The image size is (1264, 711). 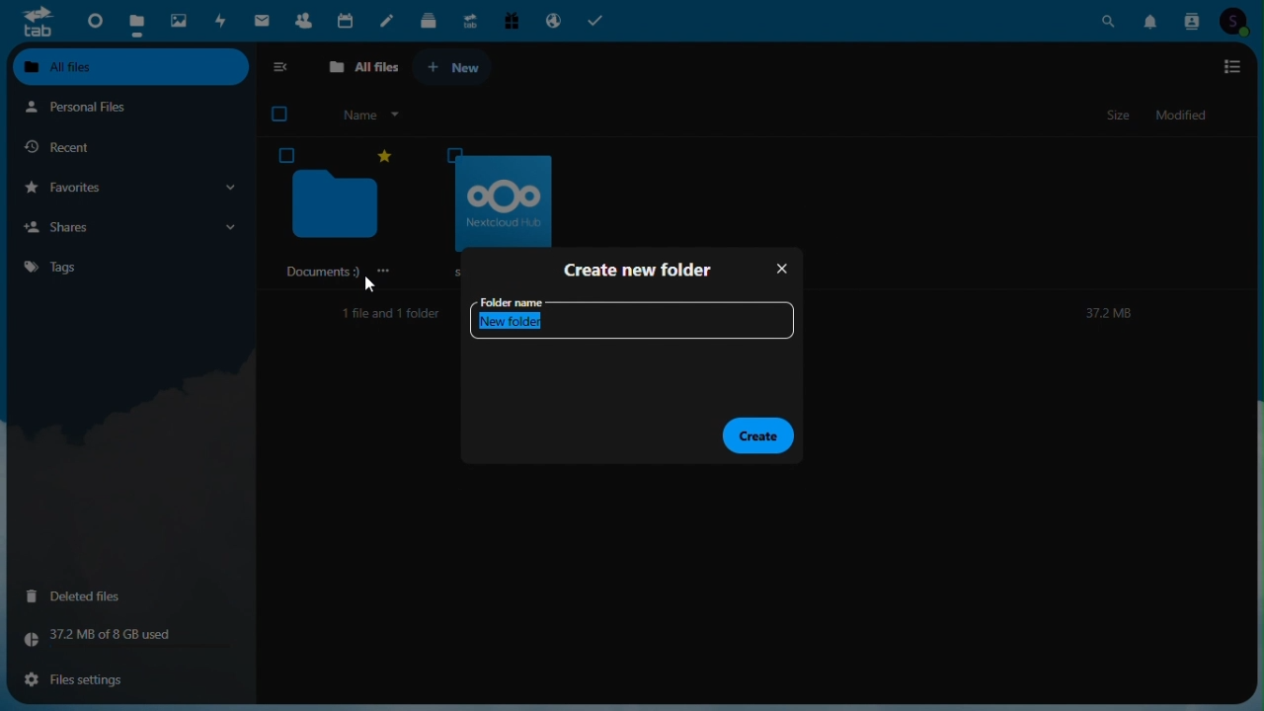 I want to click on File settings, so click(x=126, y=684).